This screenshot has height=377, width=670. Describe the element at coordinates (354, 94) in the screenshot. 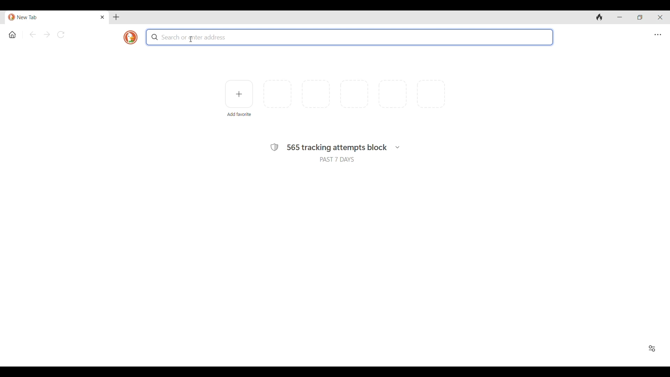

I see `Space for adding more site shortcuts` at that location.